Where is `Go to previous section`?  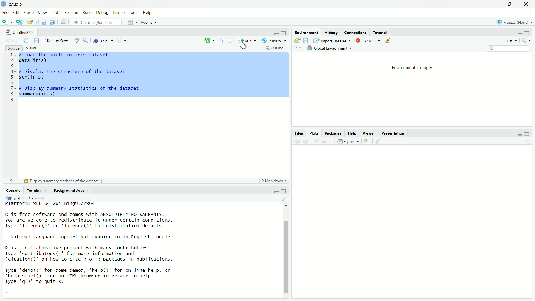 Go to previous section is located at coordinates (222, 40).